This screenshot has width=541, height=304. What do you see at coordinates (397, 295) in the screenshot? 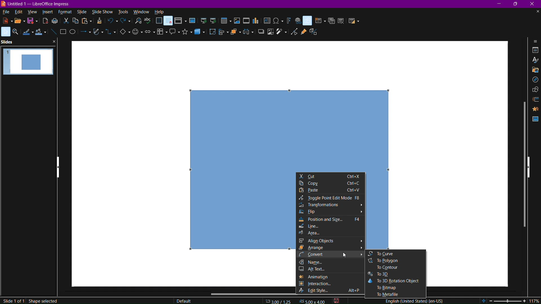
I see `To Metafile` at bounding box center [397, 295].